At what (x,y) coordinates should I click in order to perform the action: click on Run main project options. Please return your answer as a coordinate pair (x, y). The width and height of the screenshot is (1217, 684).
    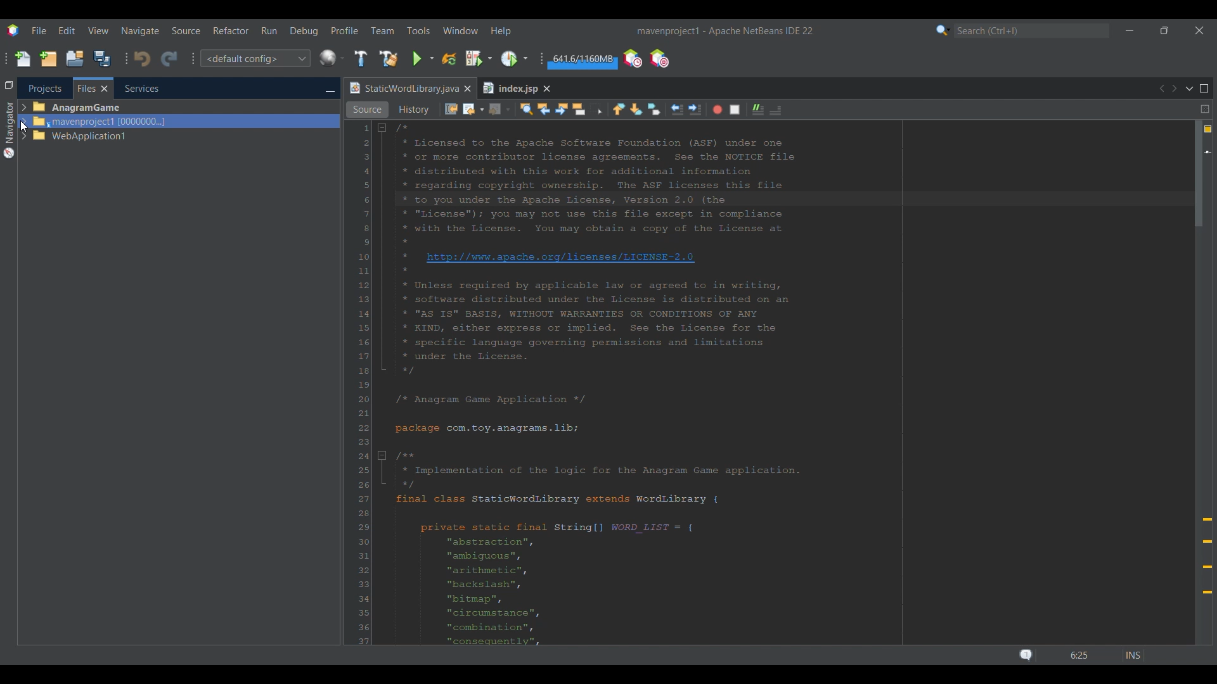
    Looking at the image, I should click on (423, 59).